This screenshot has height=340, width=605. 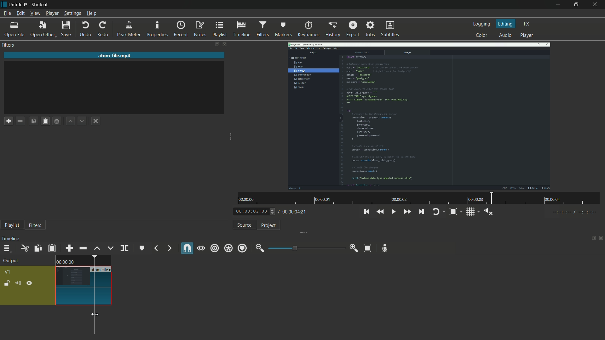 What do you see at coordinates (419, 116) in the screenshot?
I see `imported file` at bounding box center [419, 116].